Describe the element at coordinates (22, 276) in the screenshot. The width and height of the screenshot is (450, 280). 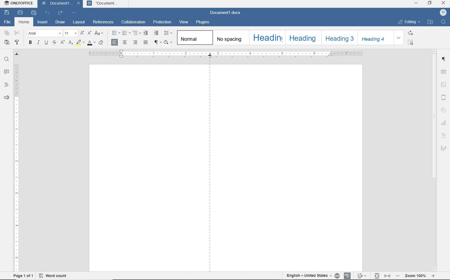
I see `page 1 of 1` at that location.